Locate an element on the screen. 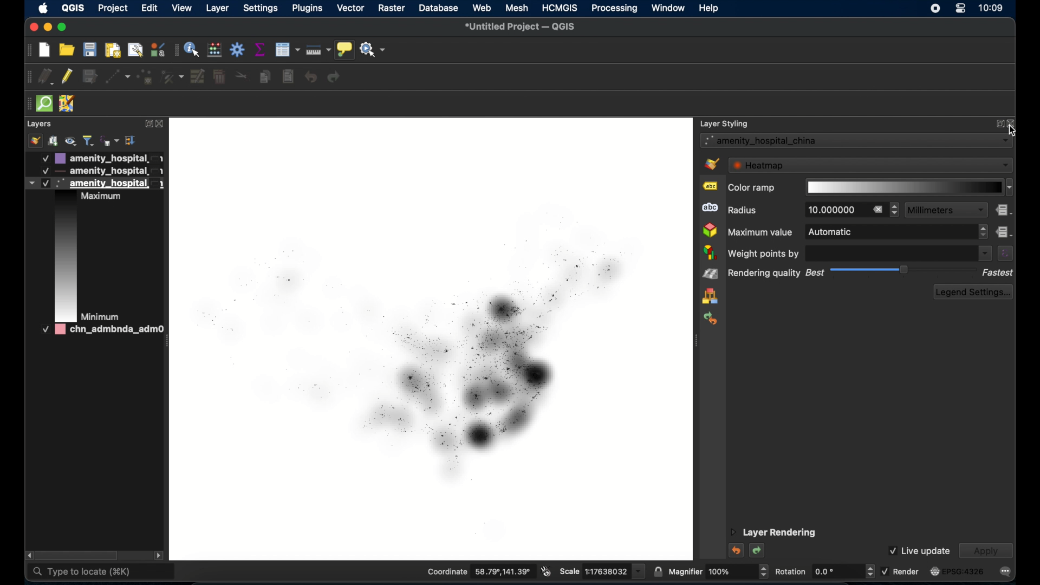 The width and height of the screenshot is (1040, 585). HCMGIS is located at coordinates (560, 8).